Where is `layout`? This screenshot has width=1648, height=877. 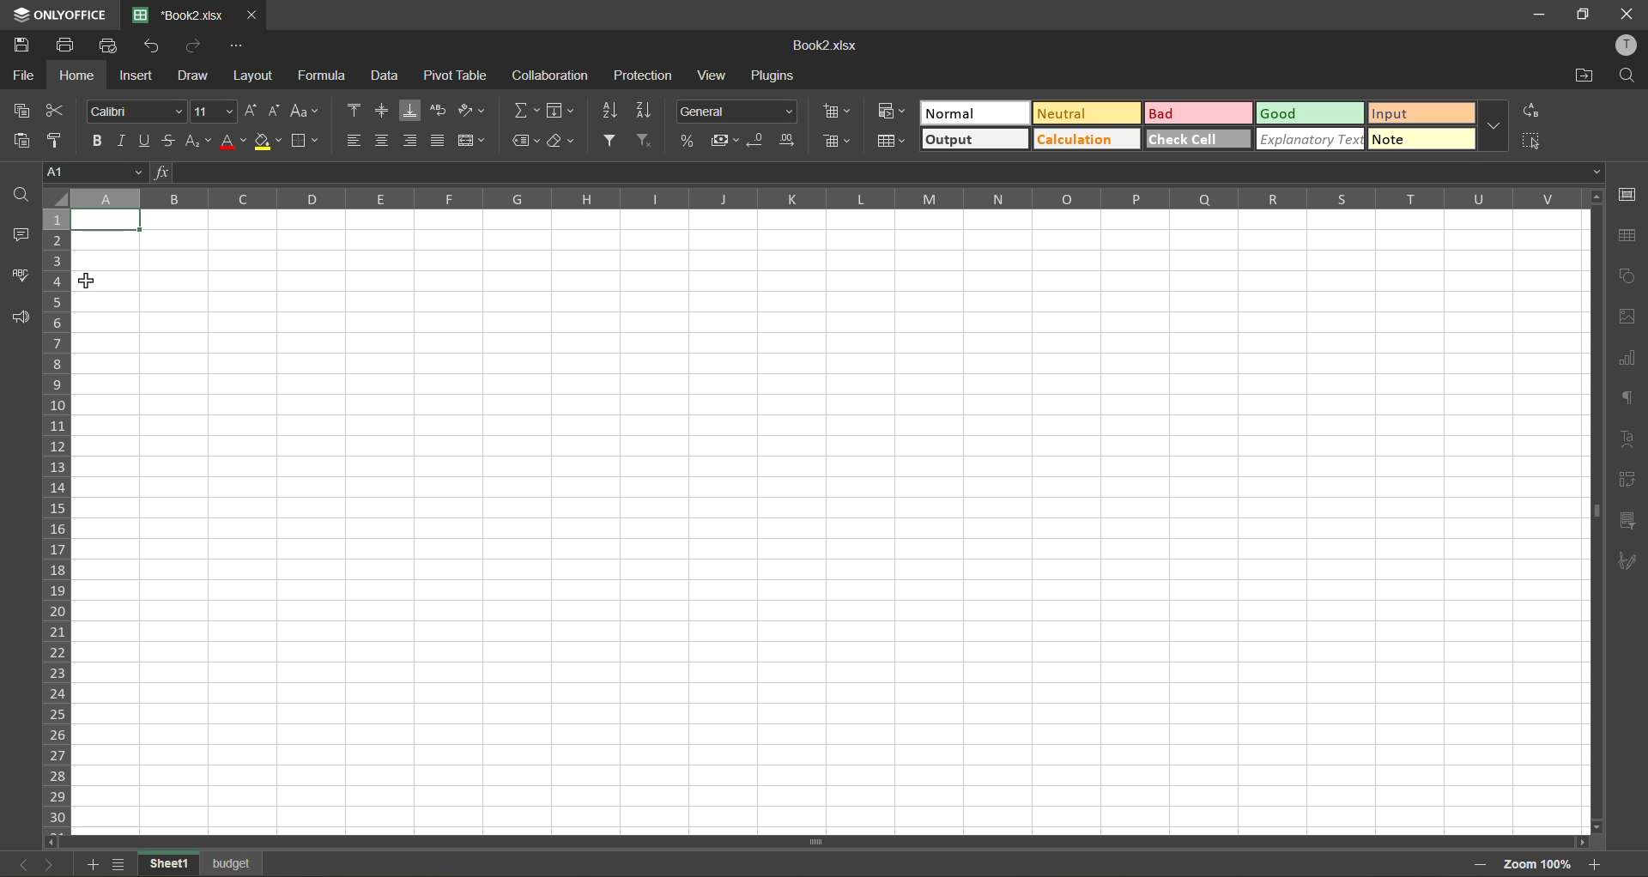
layout is located at coordinates (251, 76).